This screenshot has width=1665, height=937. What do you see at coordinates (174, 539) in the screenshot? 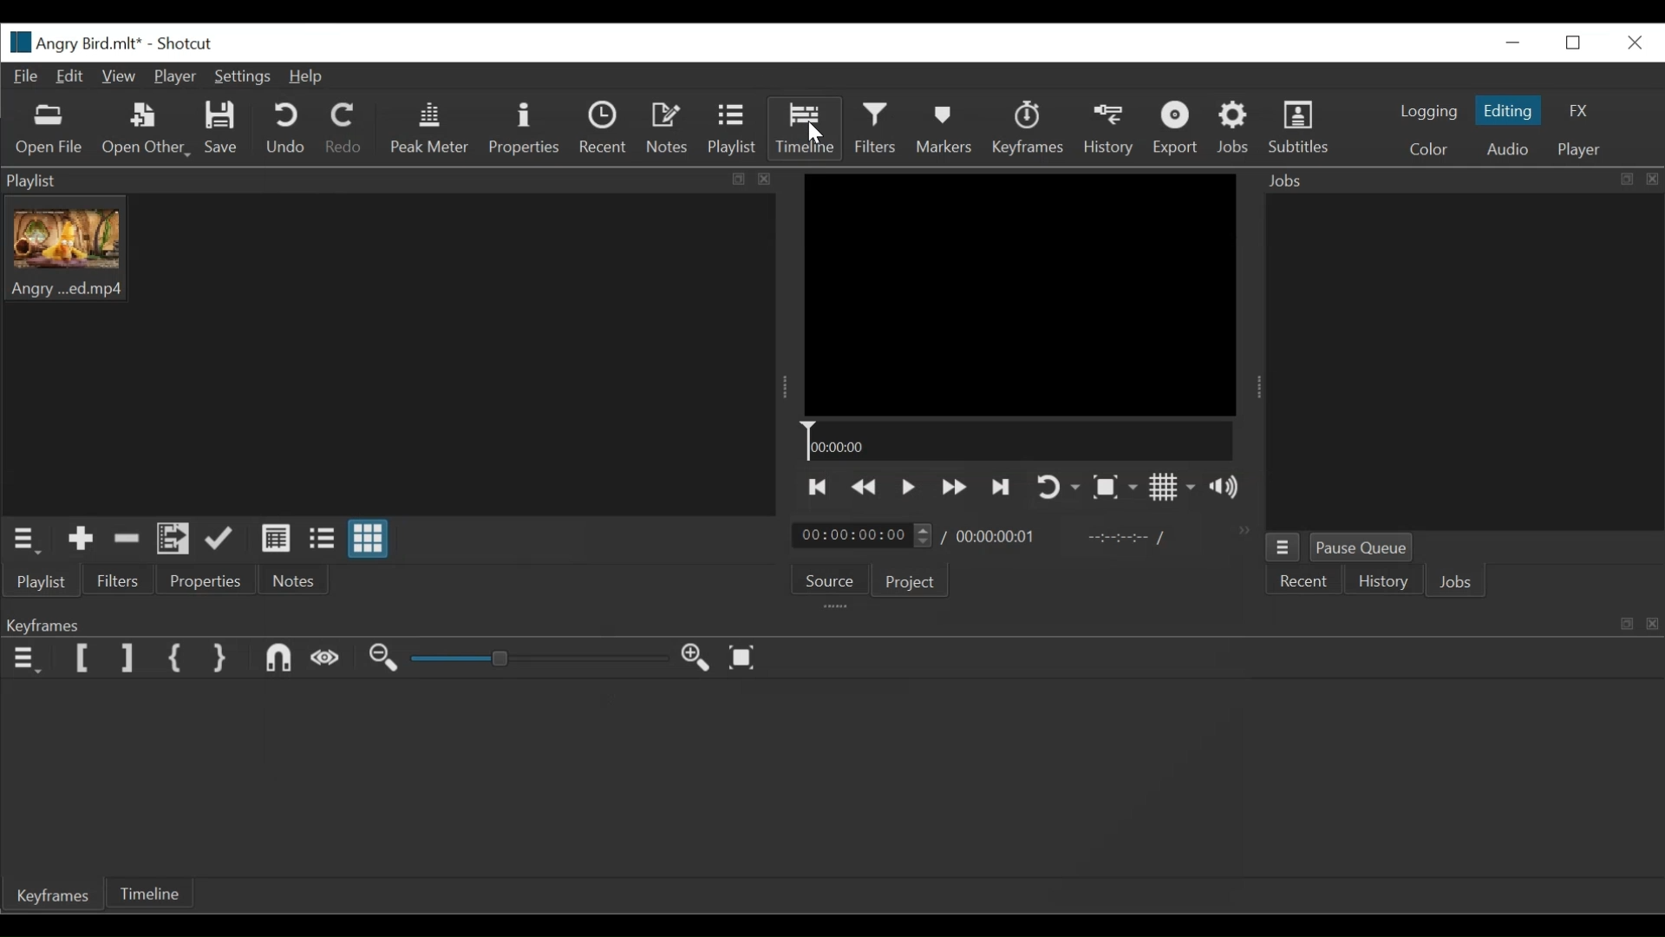
I see `Add the playlist to` at bounding box center [174, 539].